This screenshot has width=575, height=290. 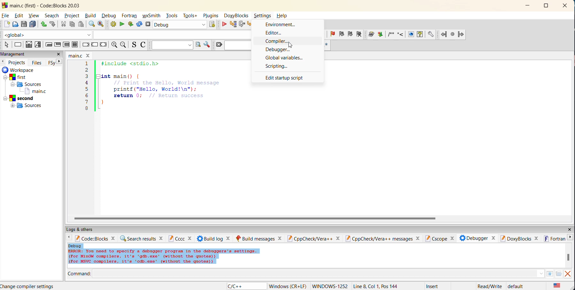 I want to click on continue instruction, so click(x=94, y=45).